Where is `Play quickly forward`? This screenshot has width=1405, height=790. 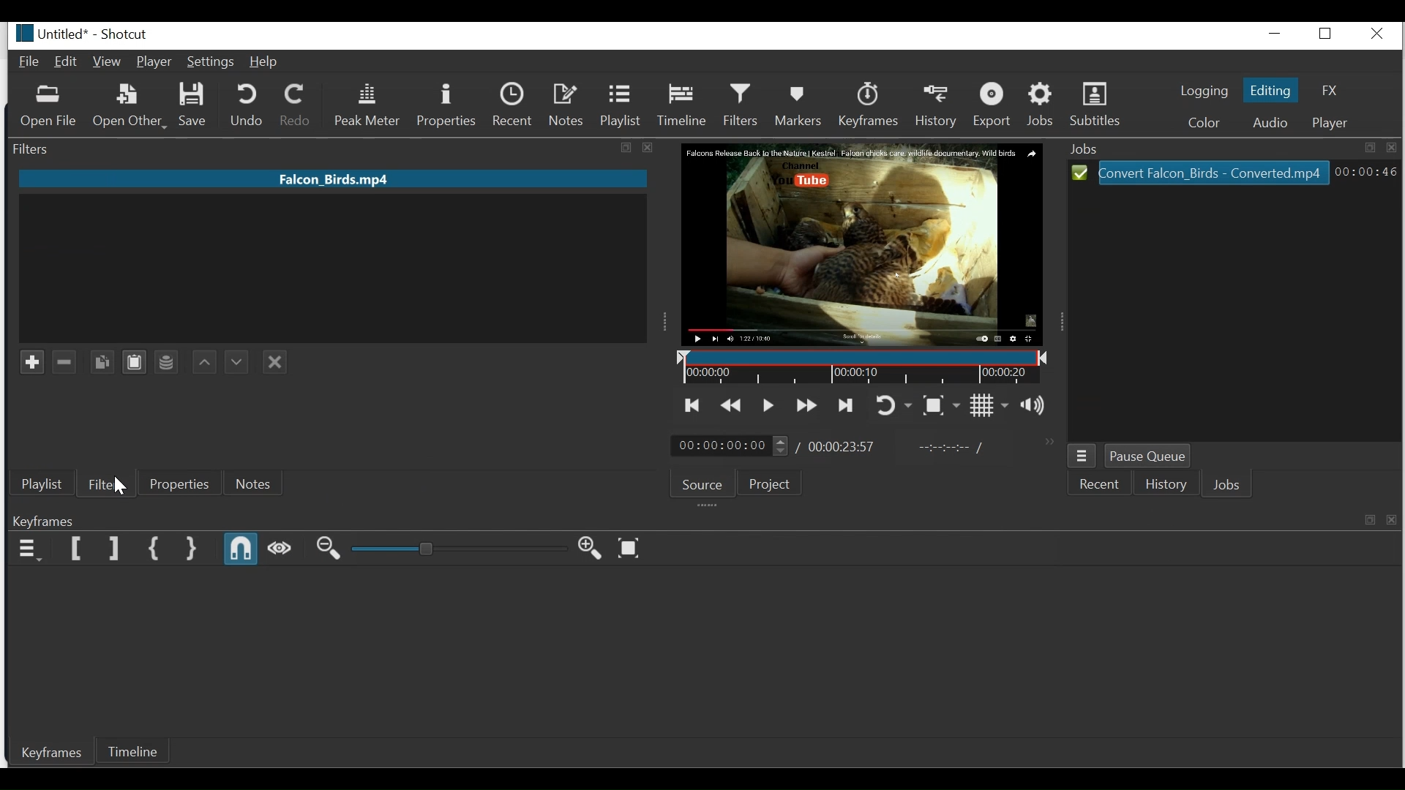
Play quickly forward is located at coordinates (805, 407).